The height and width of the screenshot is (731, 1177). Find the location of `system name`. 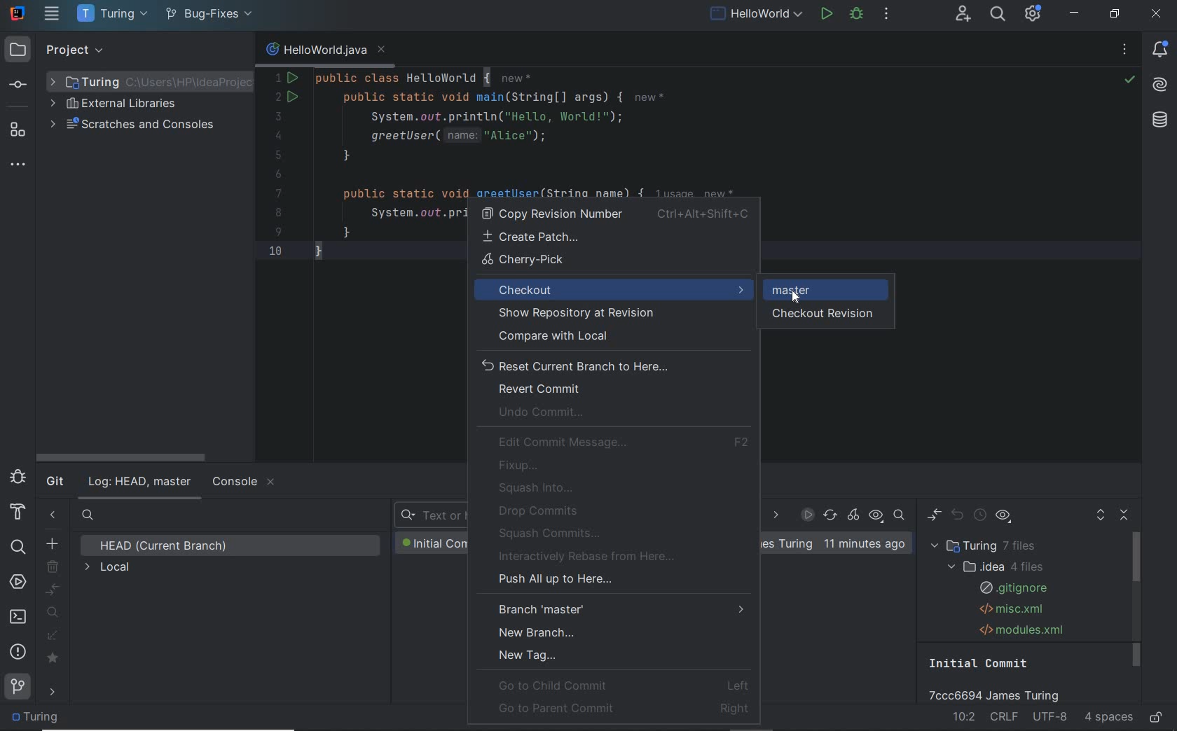

system name is located at coordinates (18, 12).